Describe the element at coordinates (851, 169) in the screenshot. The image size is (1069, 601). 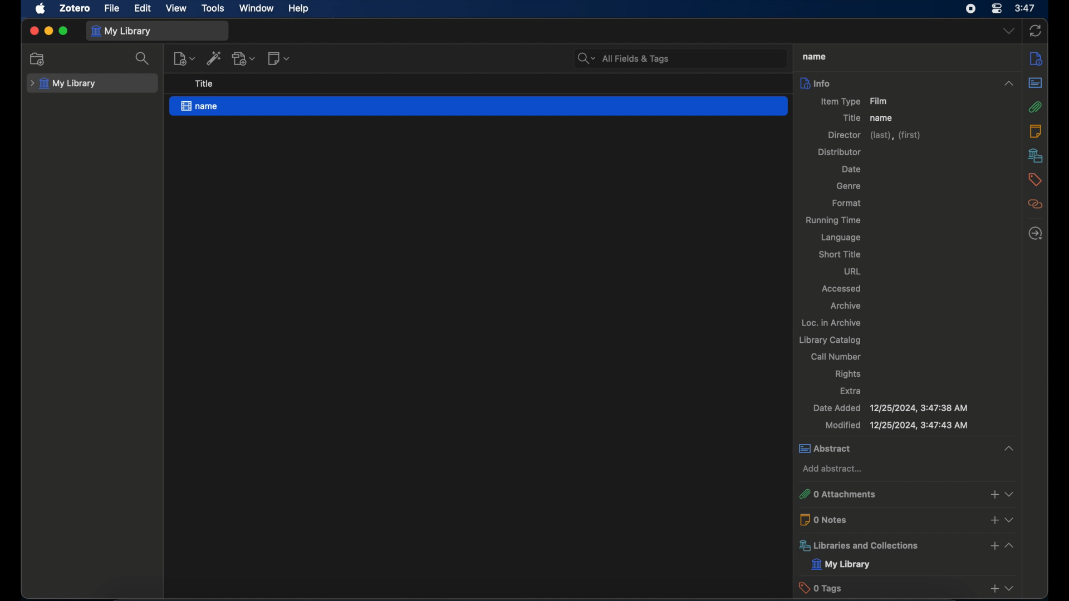
I see `date` at that location.